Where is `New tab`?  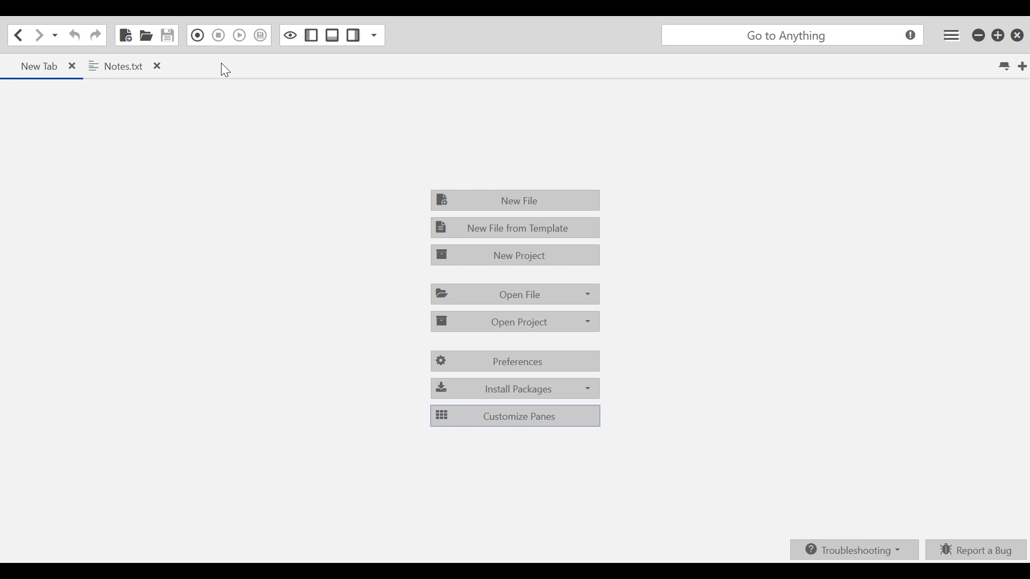
New tab is located at coordinates (1021, 66).